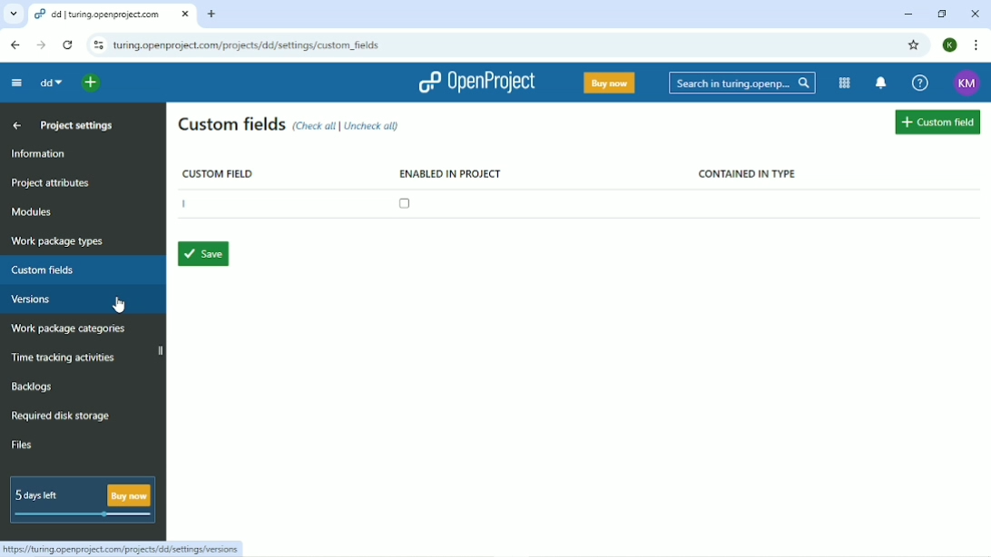  I want to click on Project settings, so click(80, 127).